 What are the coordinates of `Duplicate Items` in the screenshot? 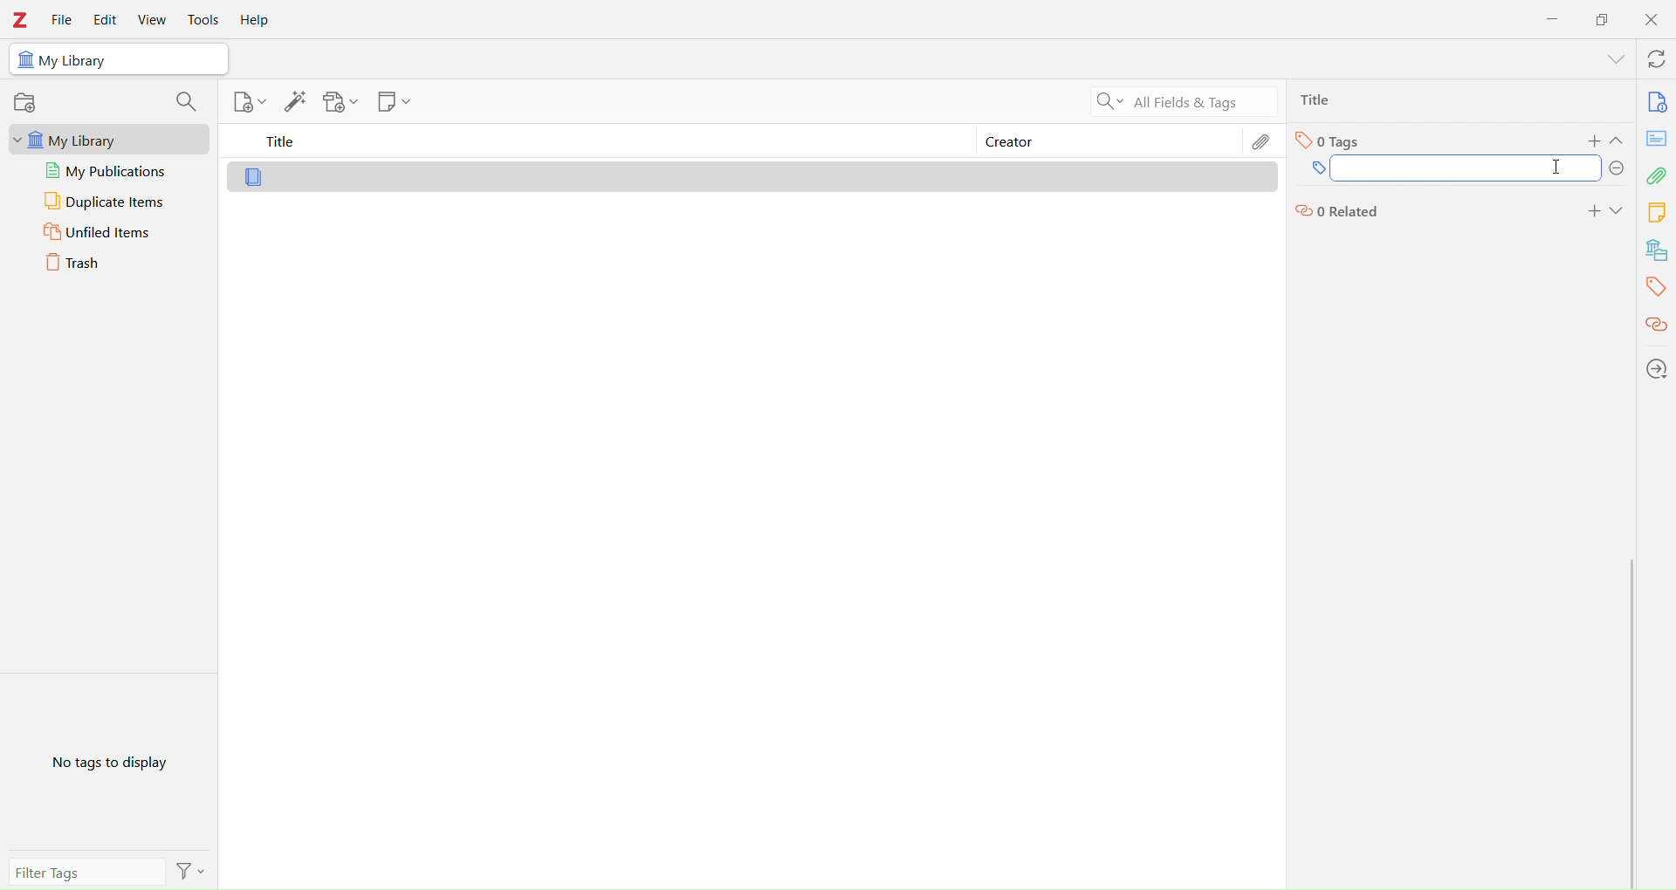 It's located at (110, 202).